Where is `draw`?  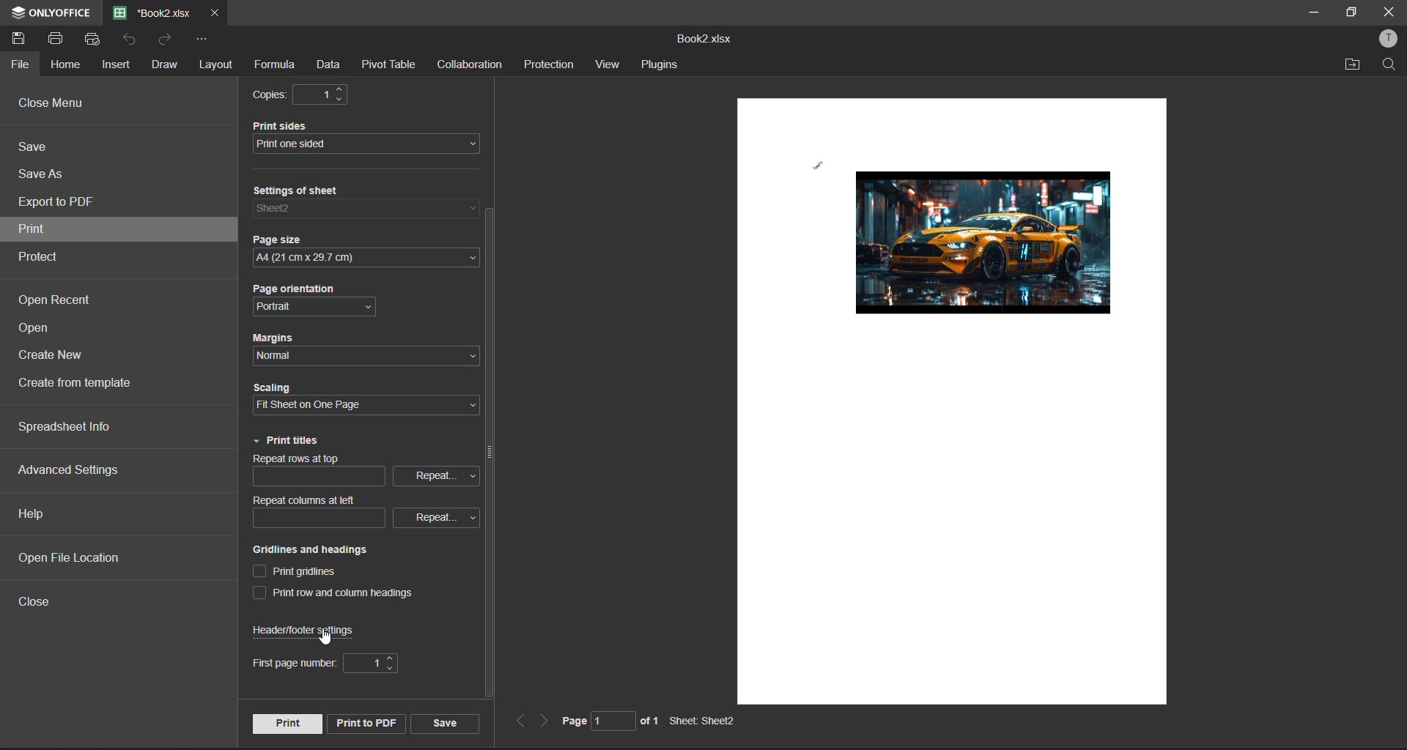 draw is located at coordinates (163, 64).